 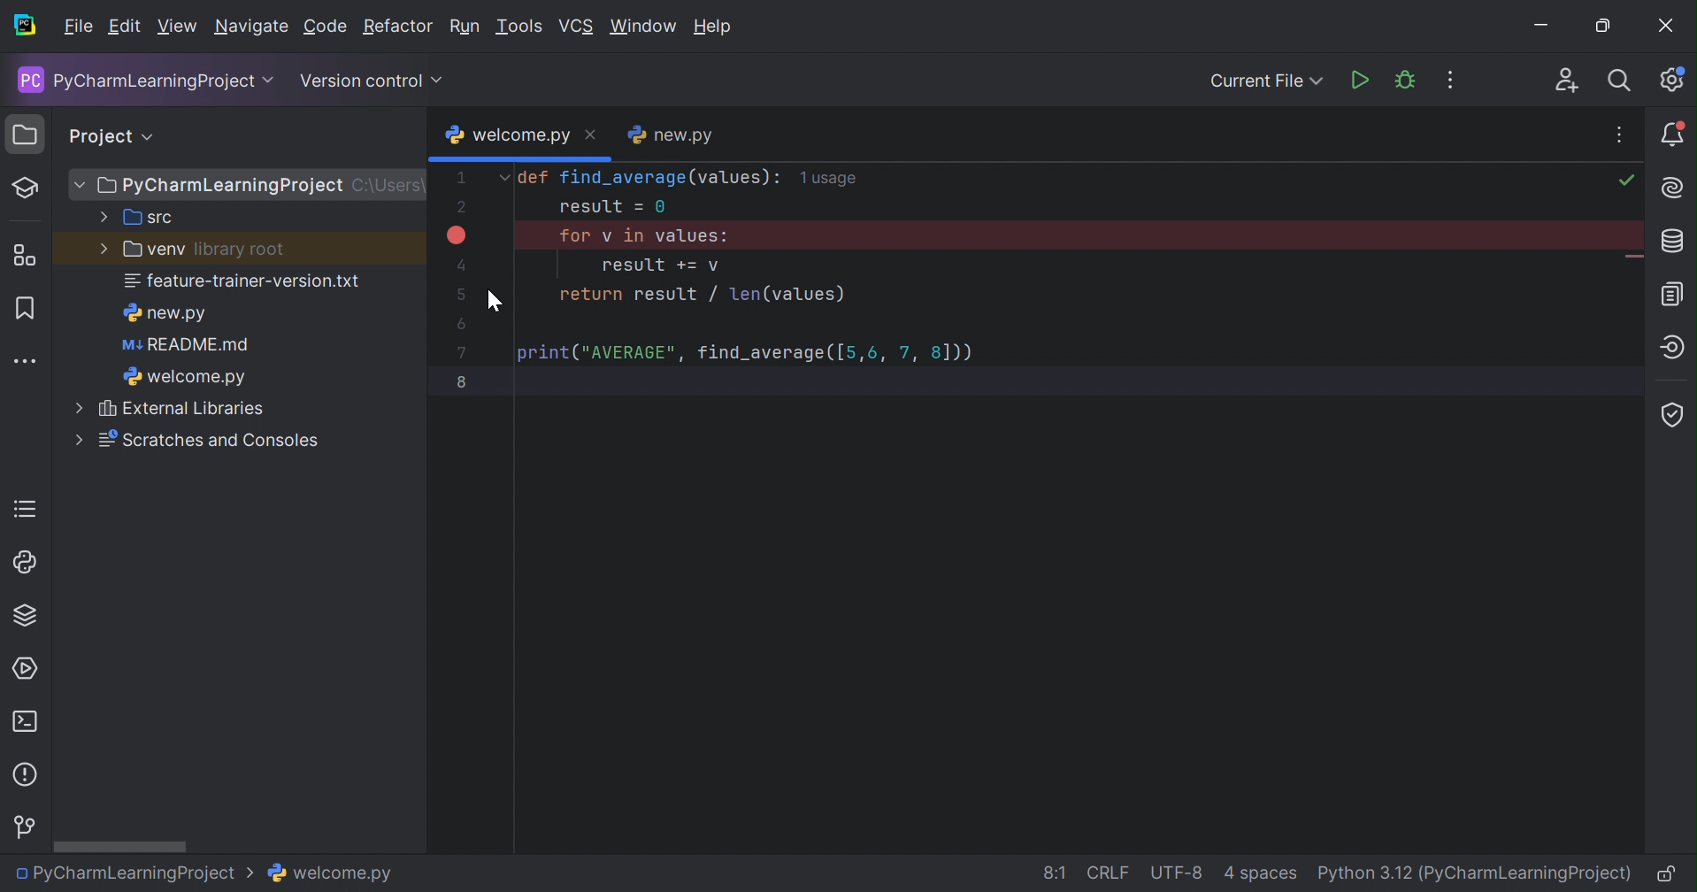 What do you see at coordinates (592, 135) in the screenshot?
I see `Close` at bounding box center [592, 135].